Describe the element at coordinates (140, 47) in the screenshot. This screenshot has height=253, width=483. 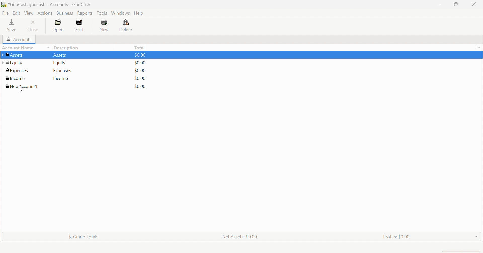
I see `Total` at that location.